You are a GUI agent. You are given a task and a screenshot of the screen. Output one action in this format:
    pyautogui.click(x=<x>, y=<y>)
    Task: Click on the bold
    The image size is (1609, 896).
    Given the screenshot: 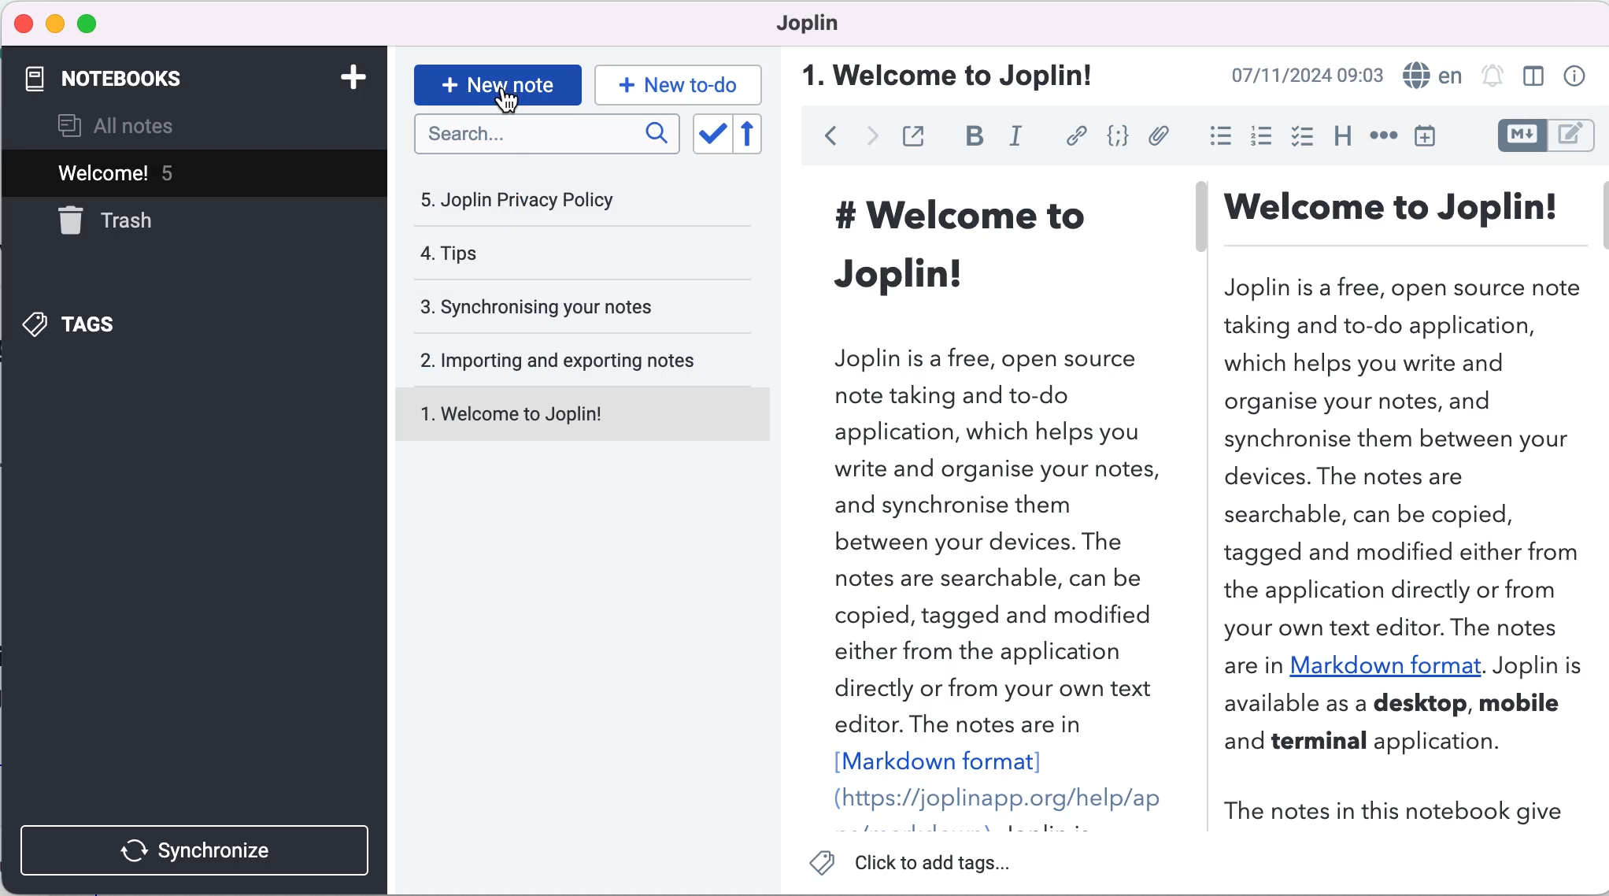 What is the action you would take?
    pyautogui.click(x=975, y=137)
    